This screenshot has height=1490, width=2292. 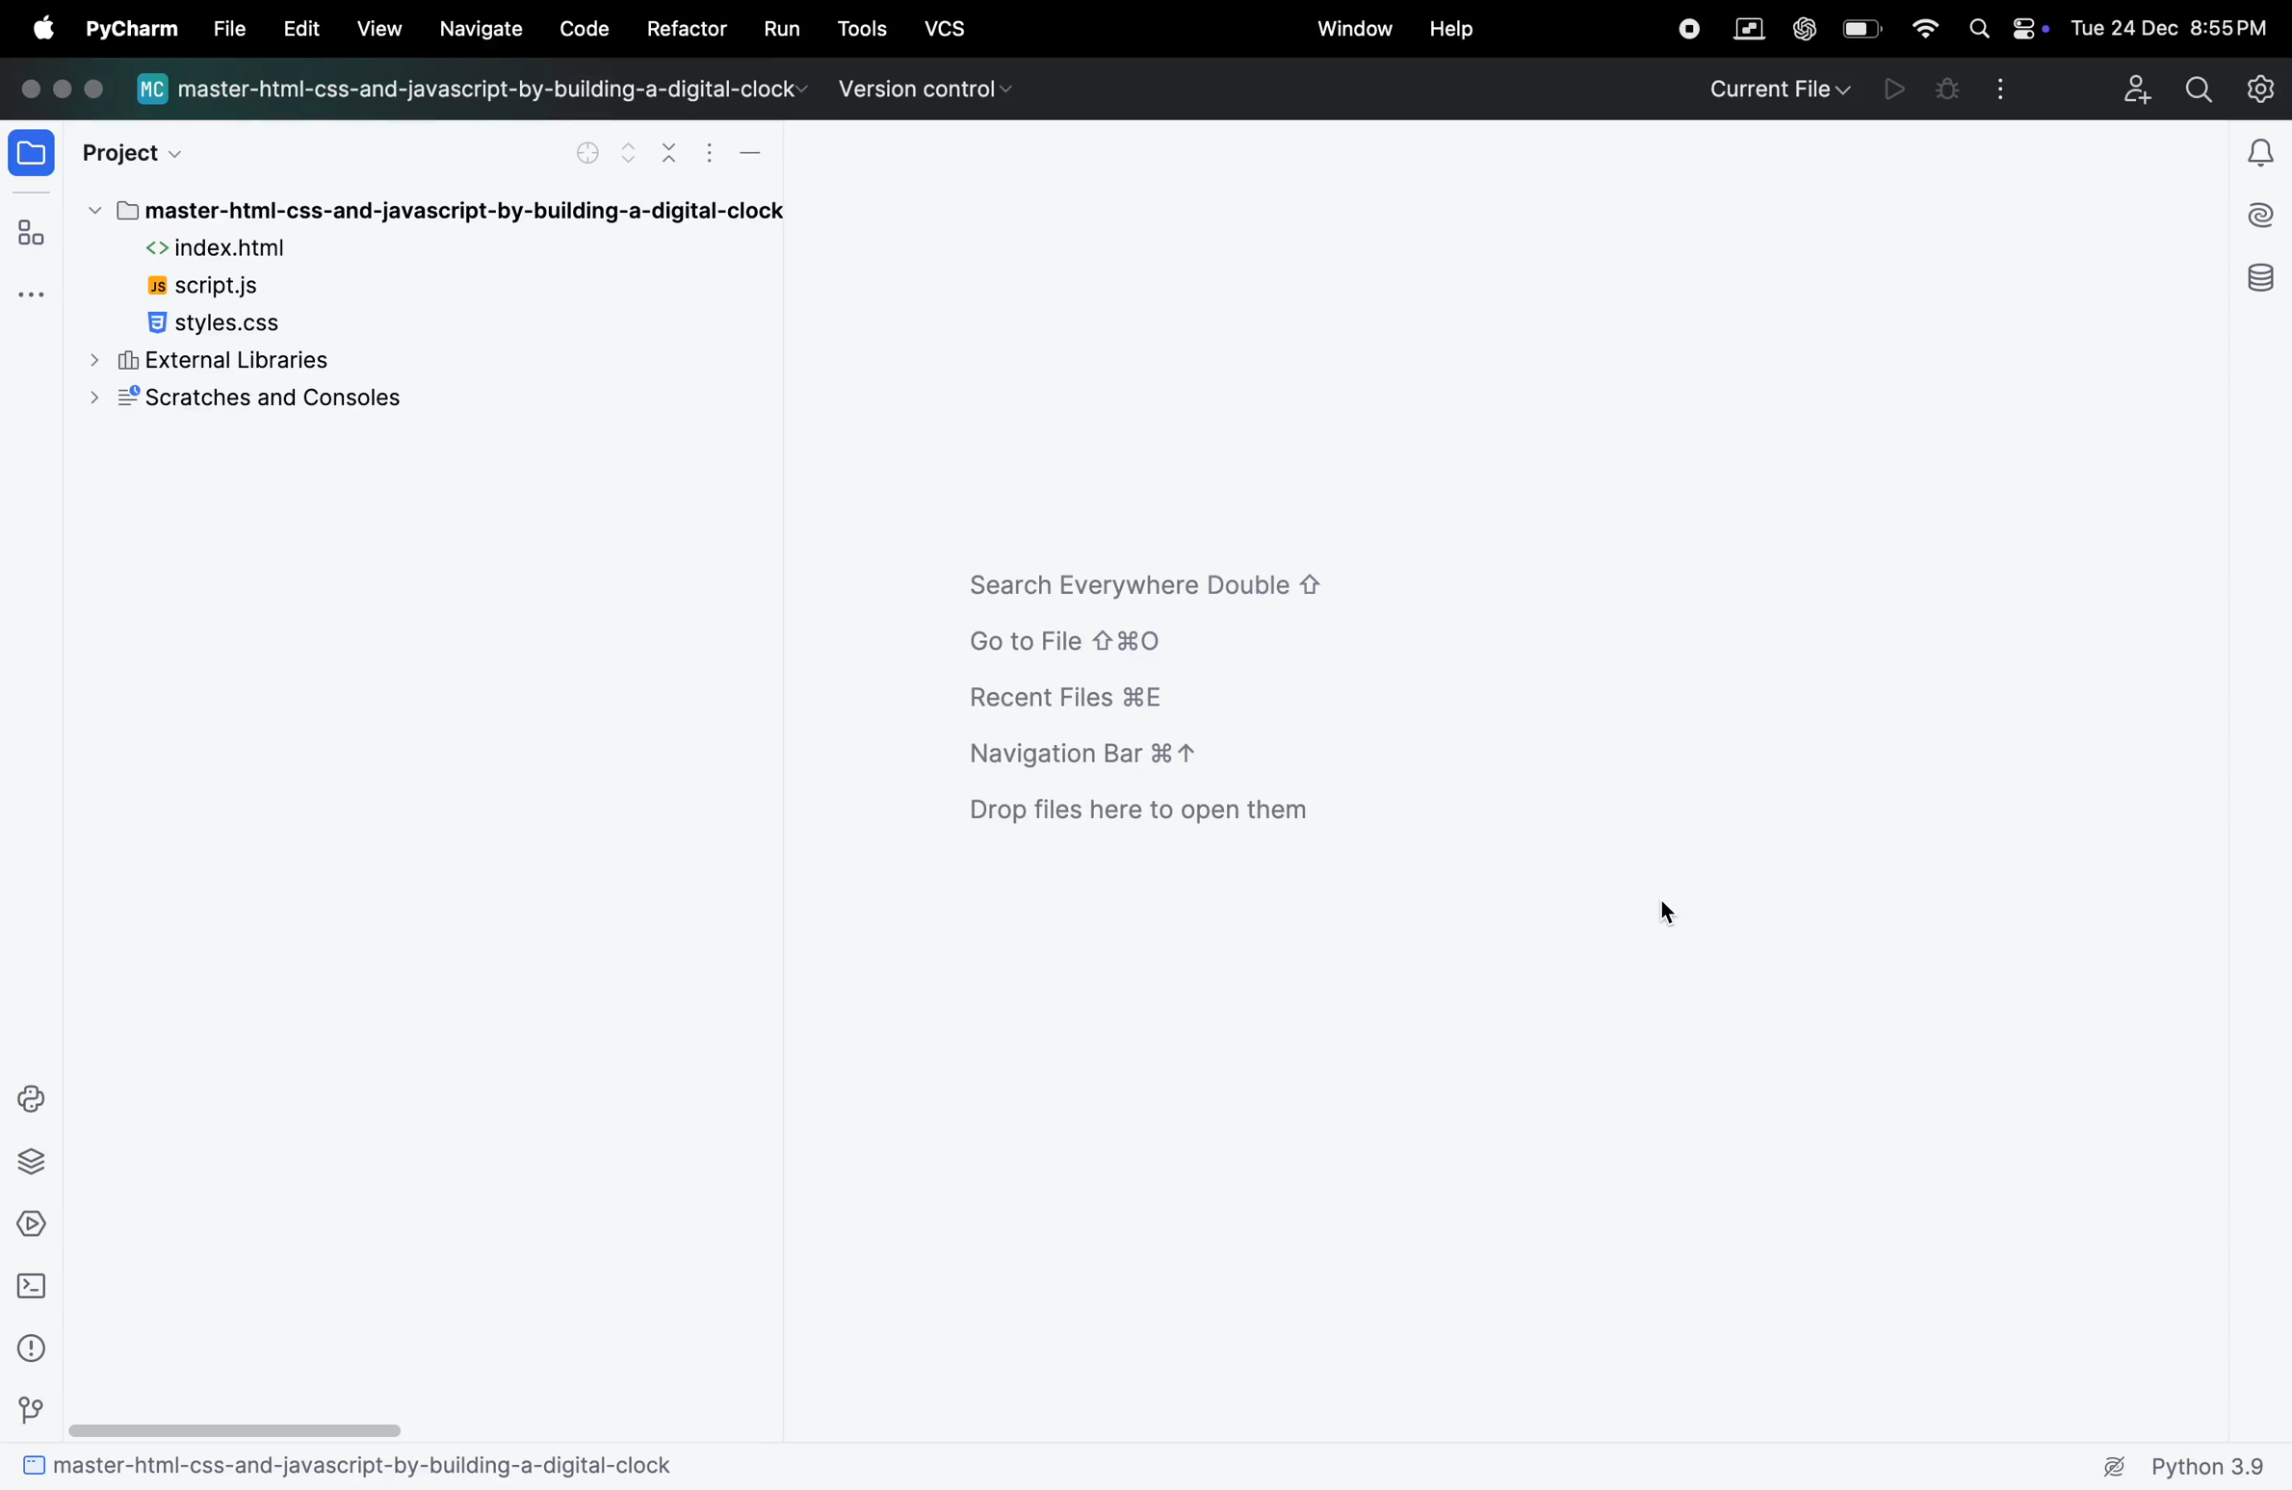 I want to click on add profile, so click(x=2127, y=87).